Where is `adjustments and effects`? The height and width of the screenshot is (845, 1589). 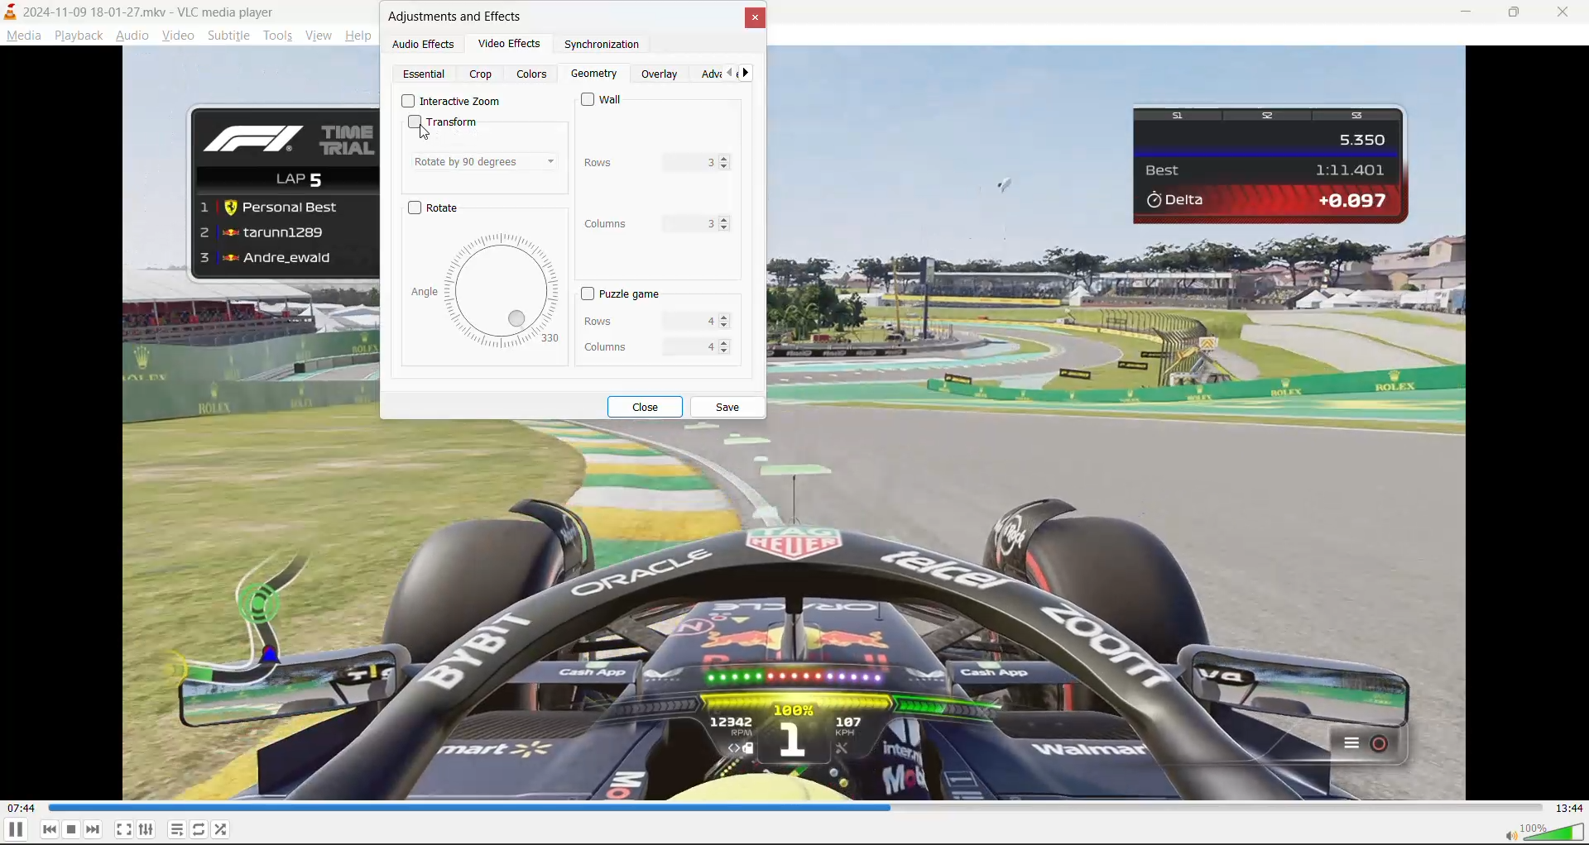
adjustments and effects is located at coordinates (458, 16).